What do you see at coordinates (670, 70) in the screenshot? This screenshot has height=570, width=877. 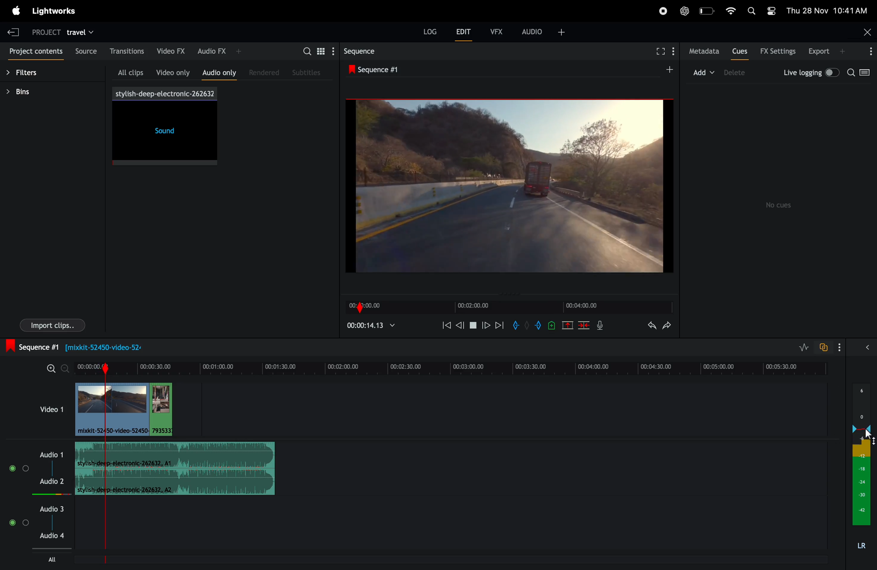 I see `add sequence` at bounding box center [670, 70].